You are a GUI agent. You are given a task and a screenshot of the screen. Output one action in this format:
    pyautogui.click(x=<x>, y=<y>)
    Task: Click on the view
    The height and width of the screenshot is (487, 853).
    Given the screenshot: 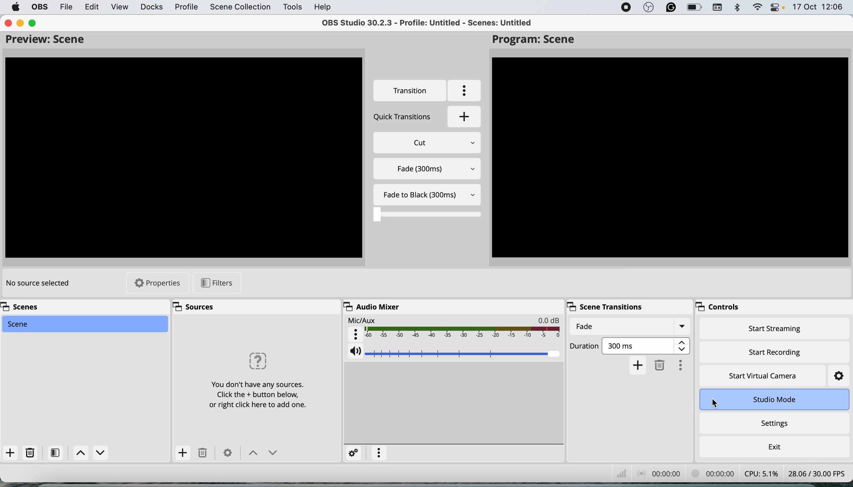 What is the action you would take?
    pyautogui.click(x=120, y=7)
    